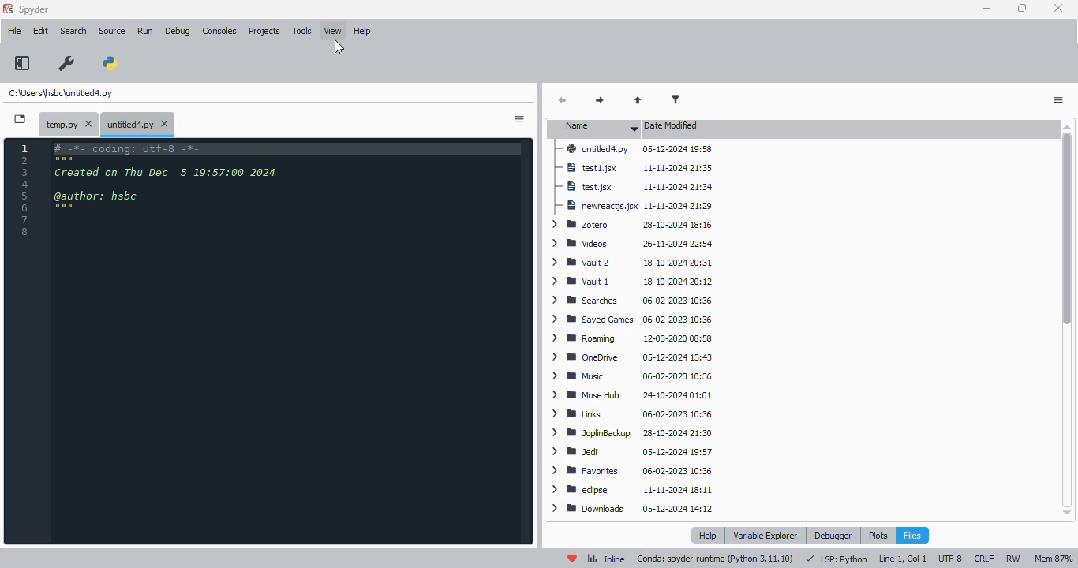 The height and width of the screenshot is (568, 1078). Describe the element at coordinates (632, 207) in the screenshot. I see `newreactjs.jsx` at that location.